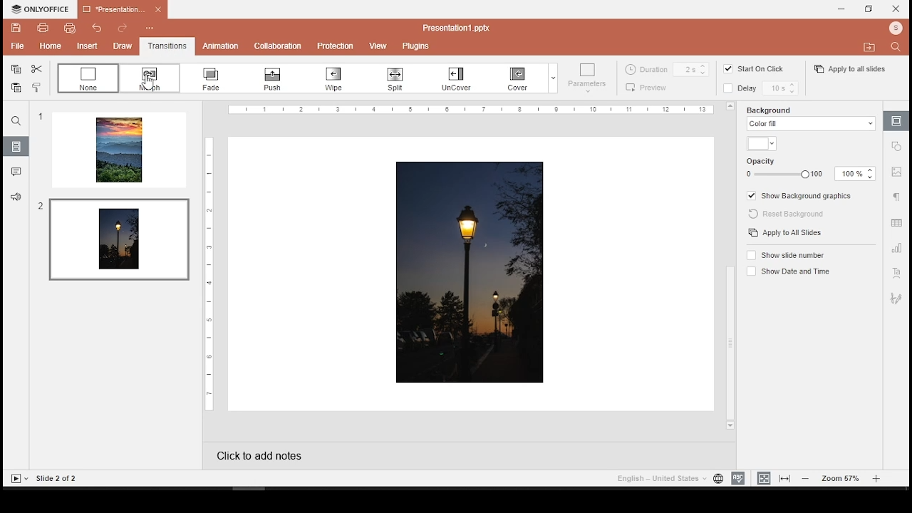 This screenshot has height=513, width=912. I want to click on insert, so click(83, 46).